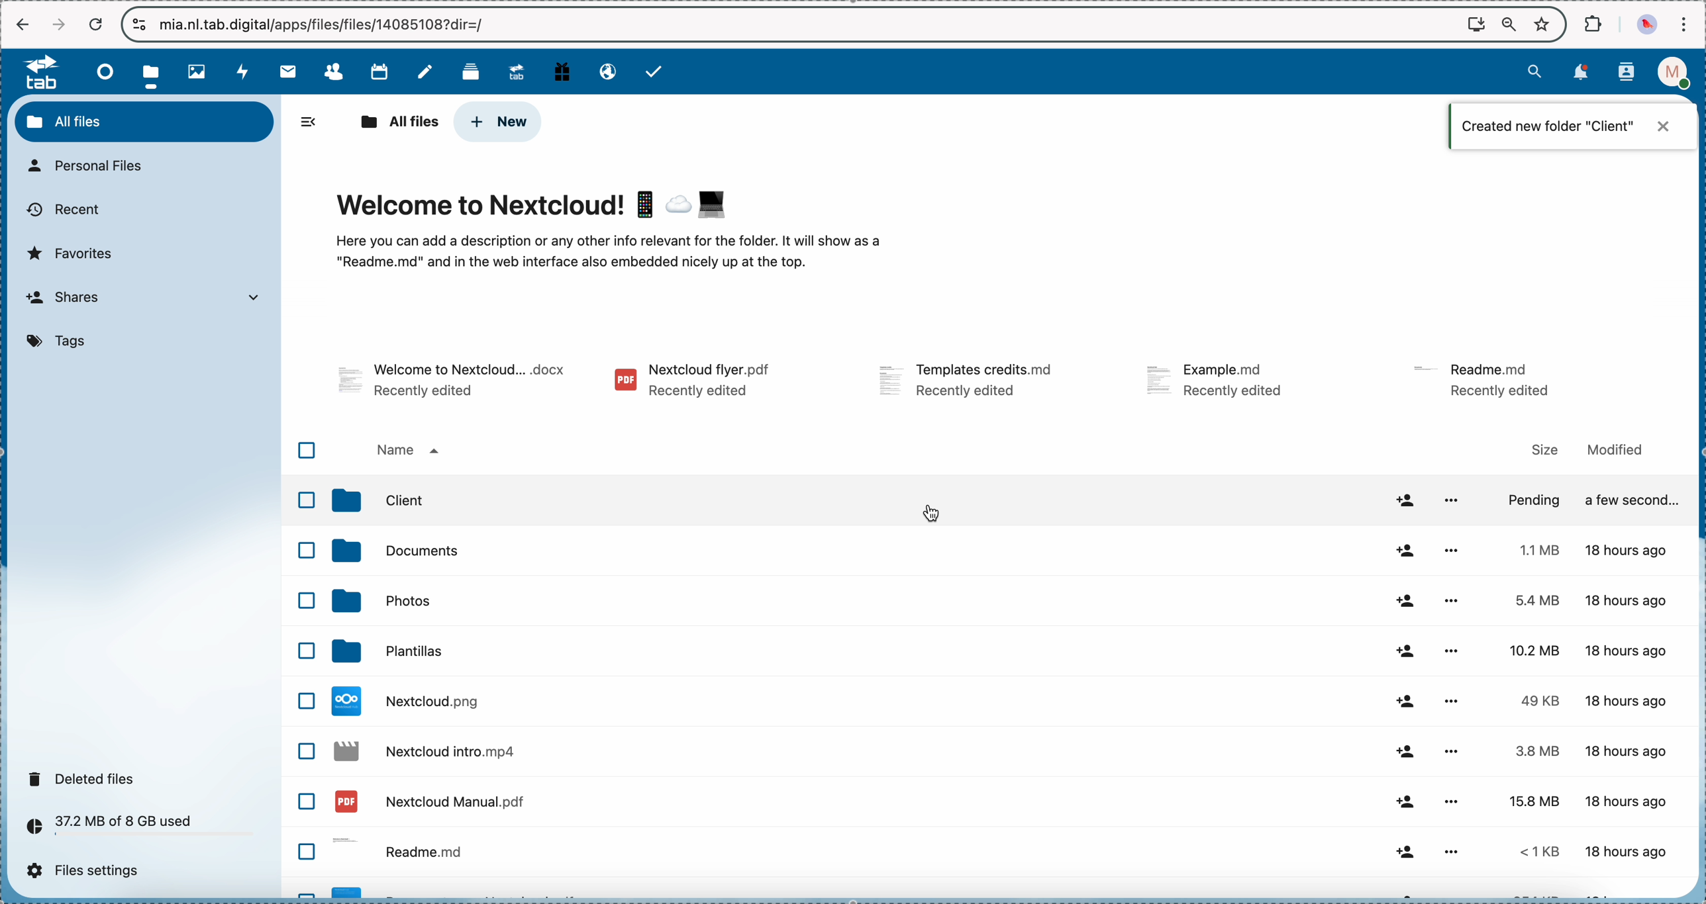 The width and height of the screenshot is (1706, 904). I want to click on share, so click(1408, 748).